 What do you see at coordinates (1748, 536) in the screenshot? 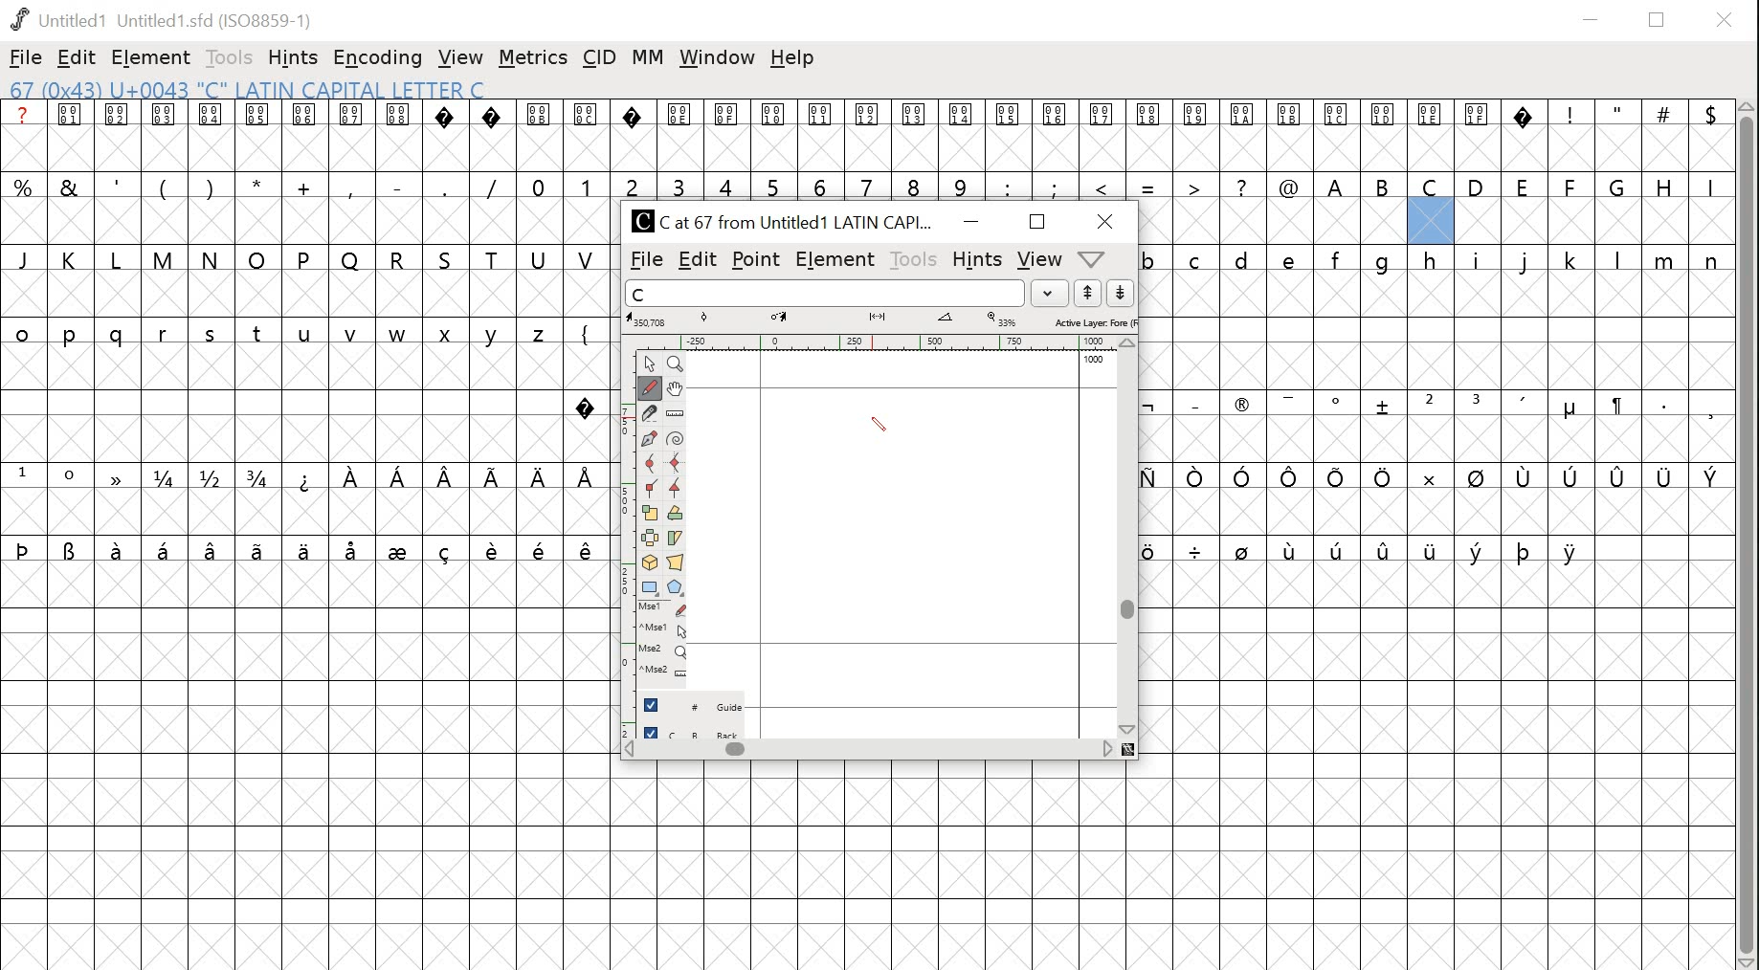
I see `scrollbar` at bounding box center [1748, 536].